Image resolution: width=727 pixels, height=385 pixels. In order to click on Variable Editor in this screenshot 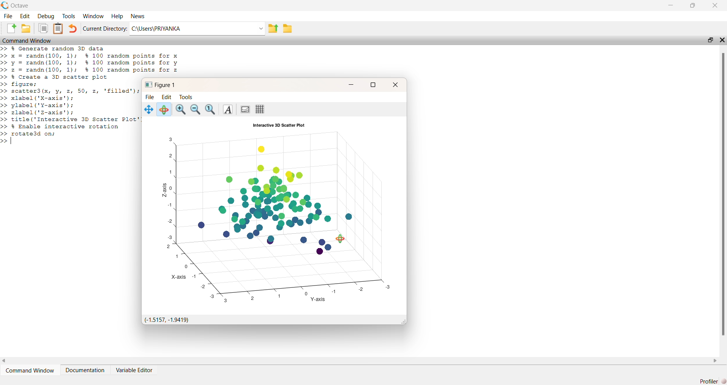, I will do `click(135, 369)`.